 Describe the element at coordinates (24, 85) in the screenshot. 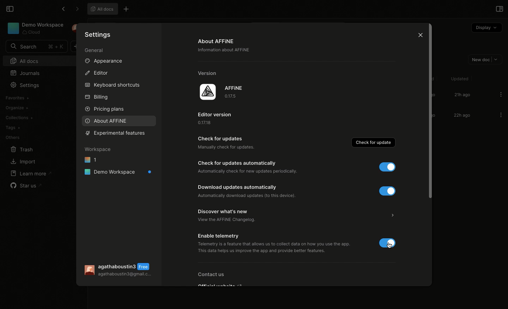

I see `Settings` at that location.